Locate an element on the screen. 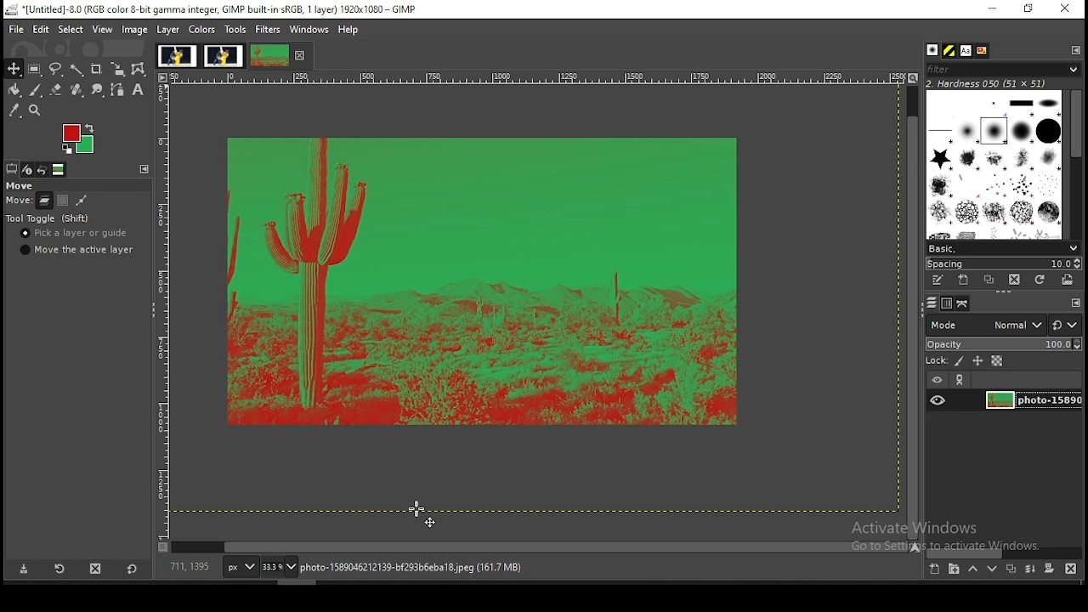  mask layer is located at coordinates (1049, 569).